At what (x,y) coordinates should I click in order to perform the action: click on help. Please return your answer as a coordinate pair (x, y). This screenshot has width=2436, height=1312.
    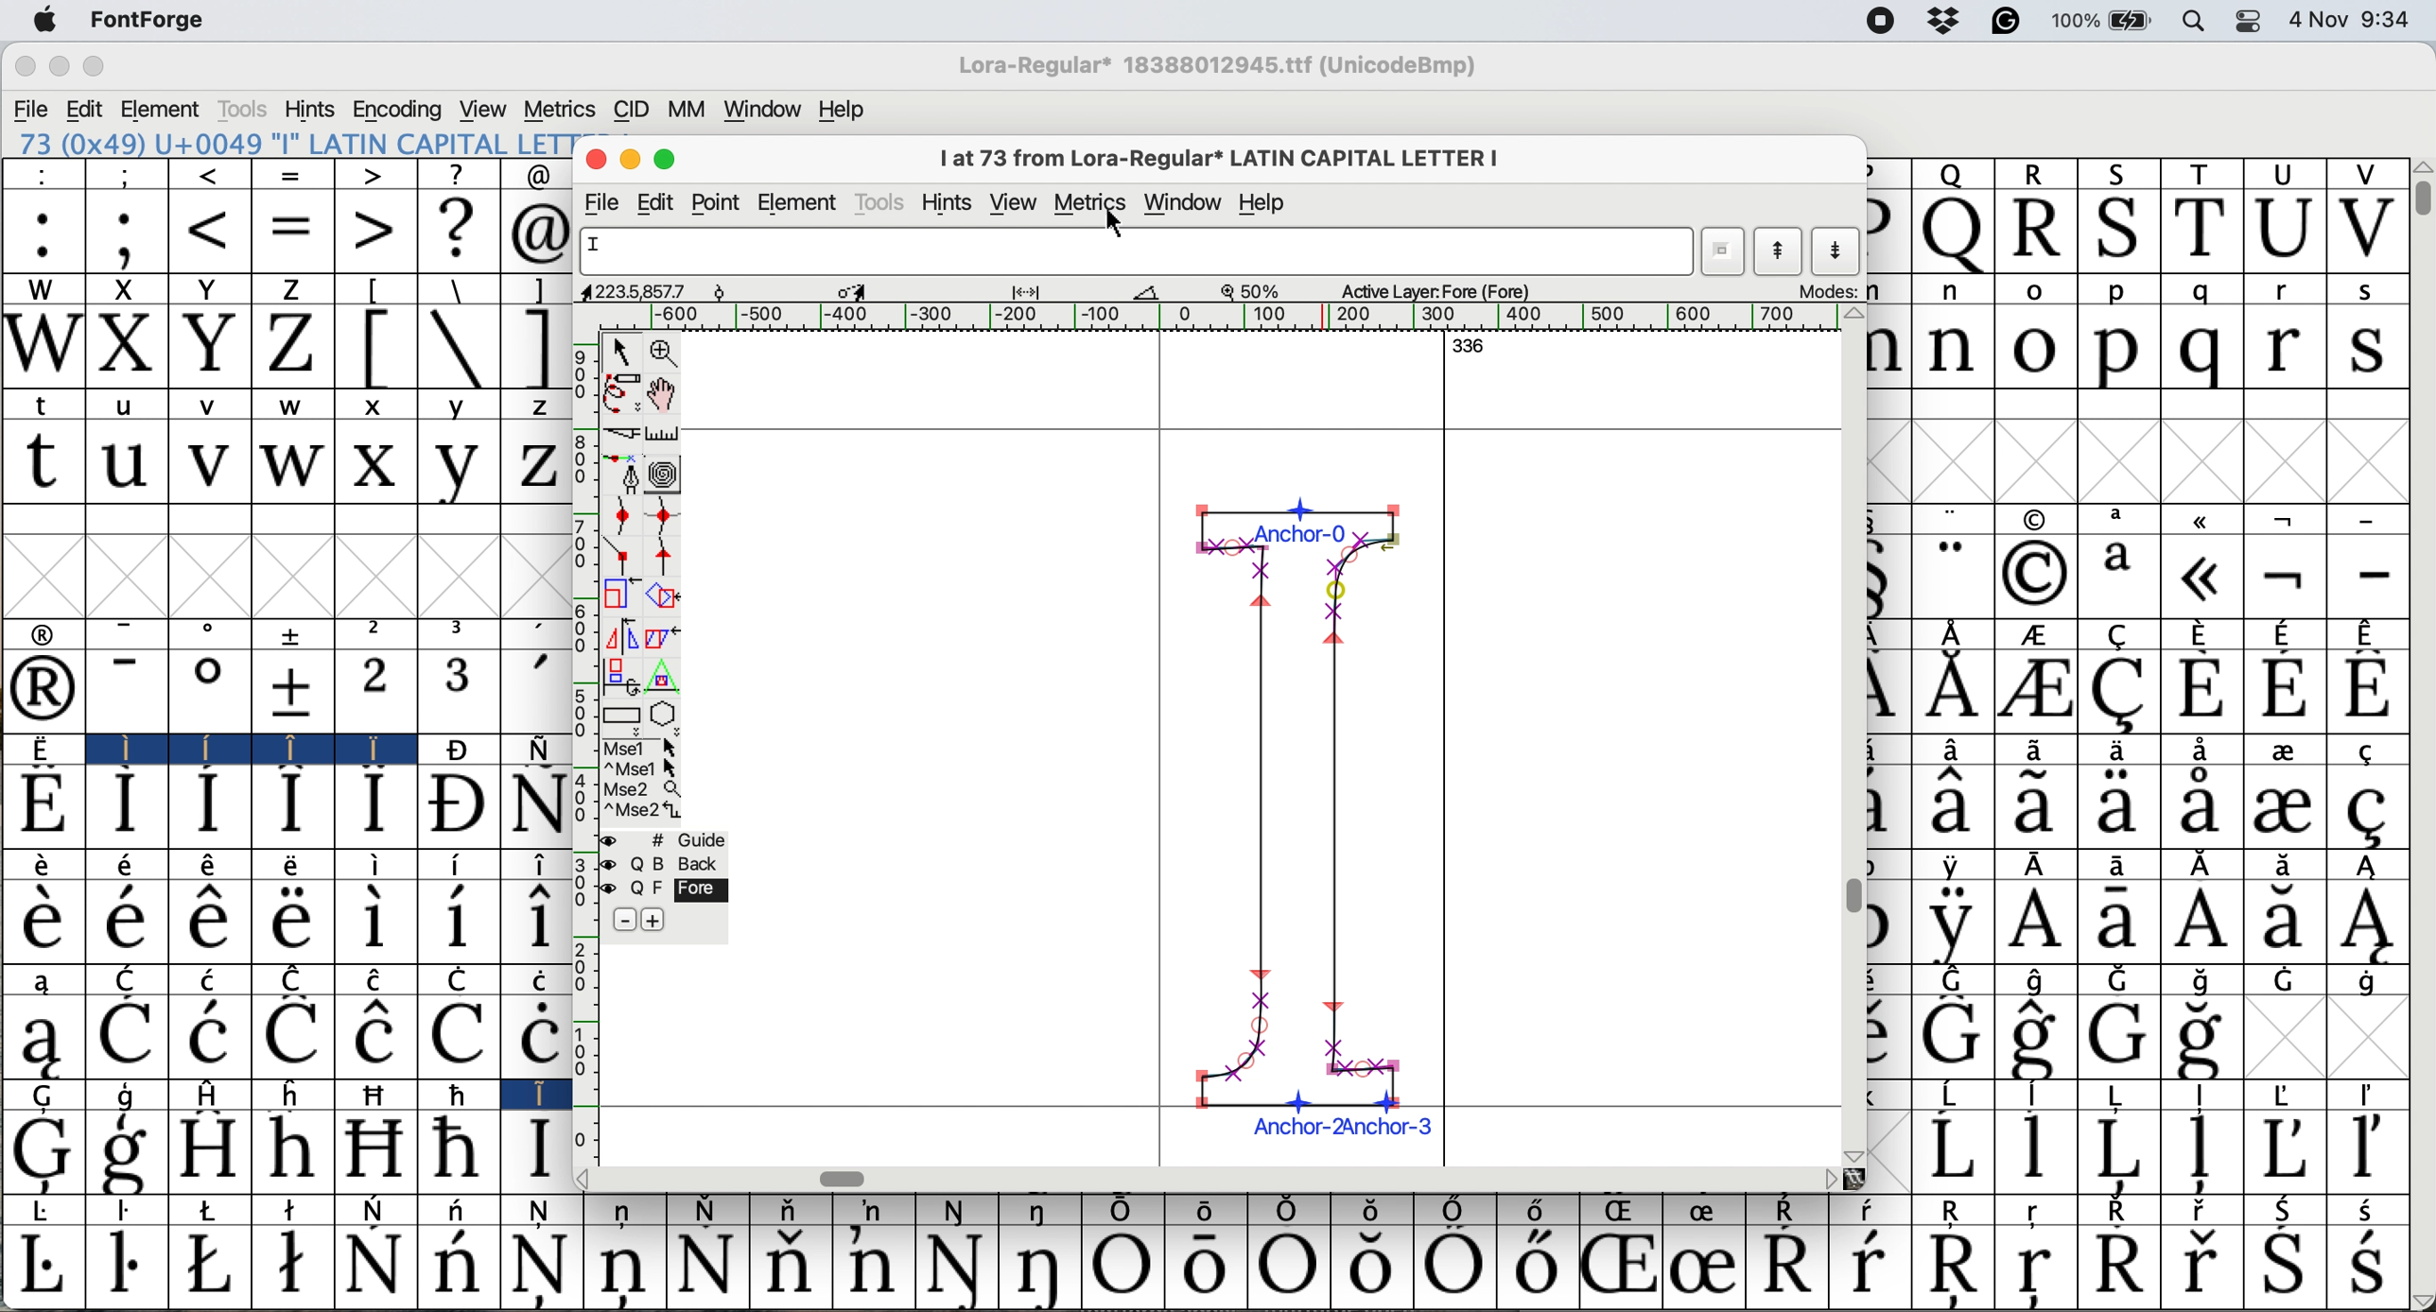
    Looking at the image, I should click on (1276, 202).